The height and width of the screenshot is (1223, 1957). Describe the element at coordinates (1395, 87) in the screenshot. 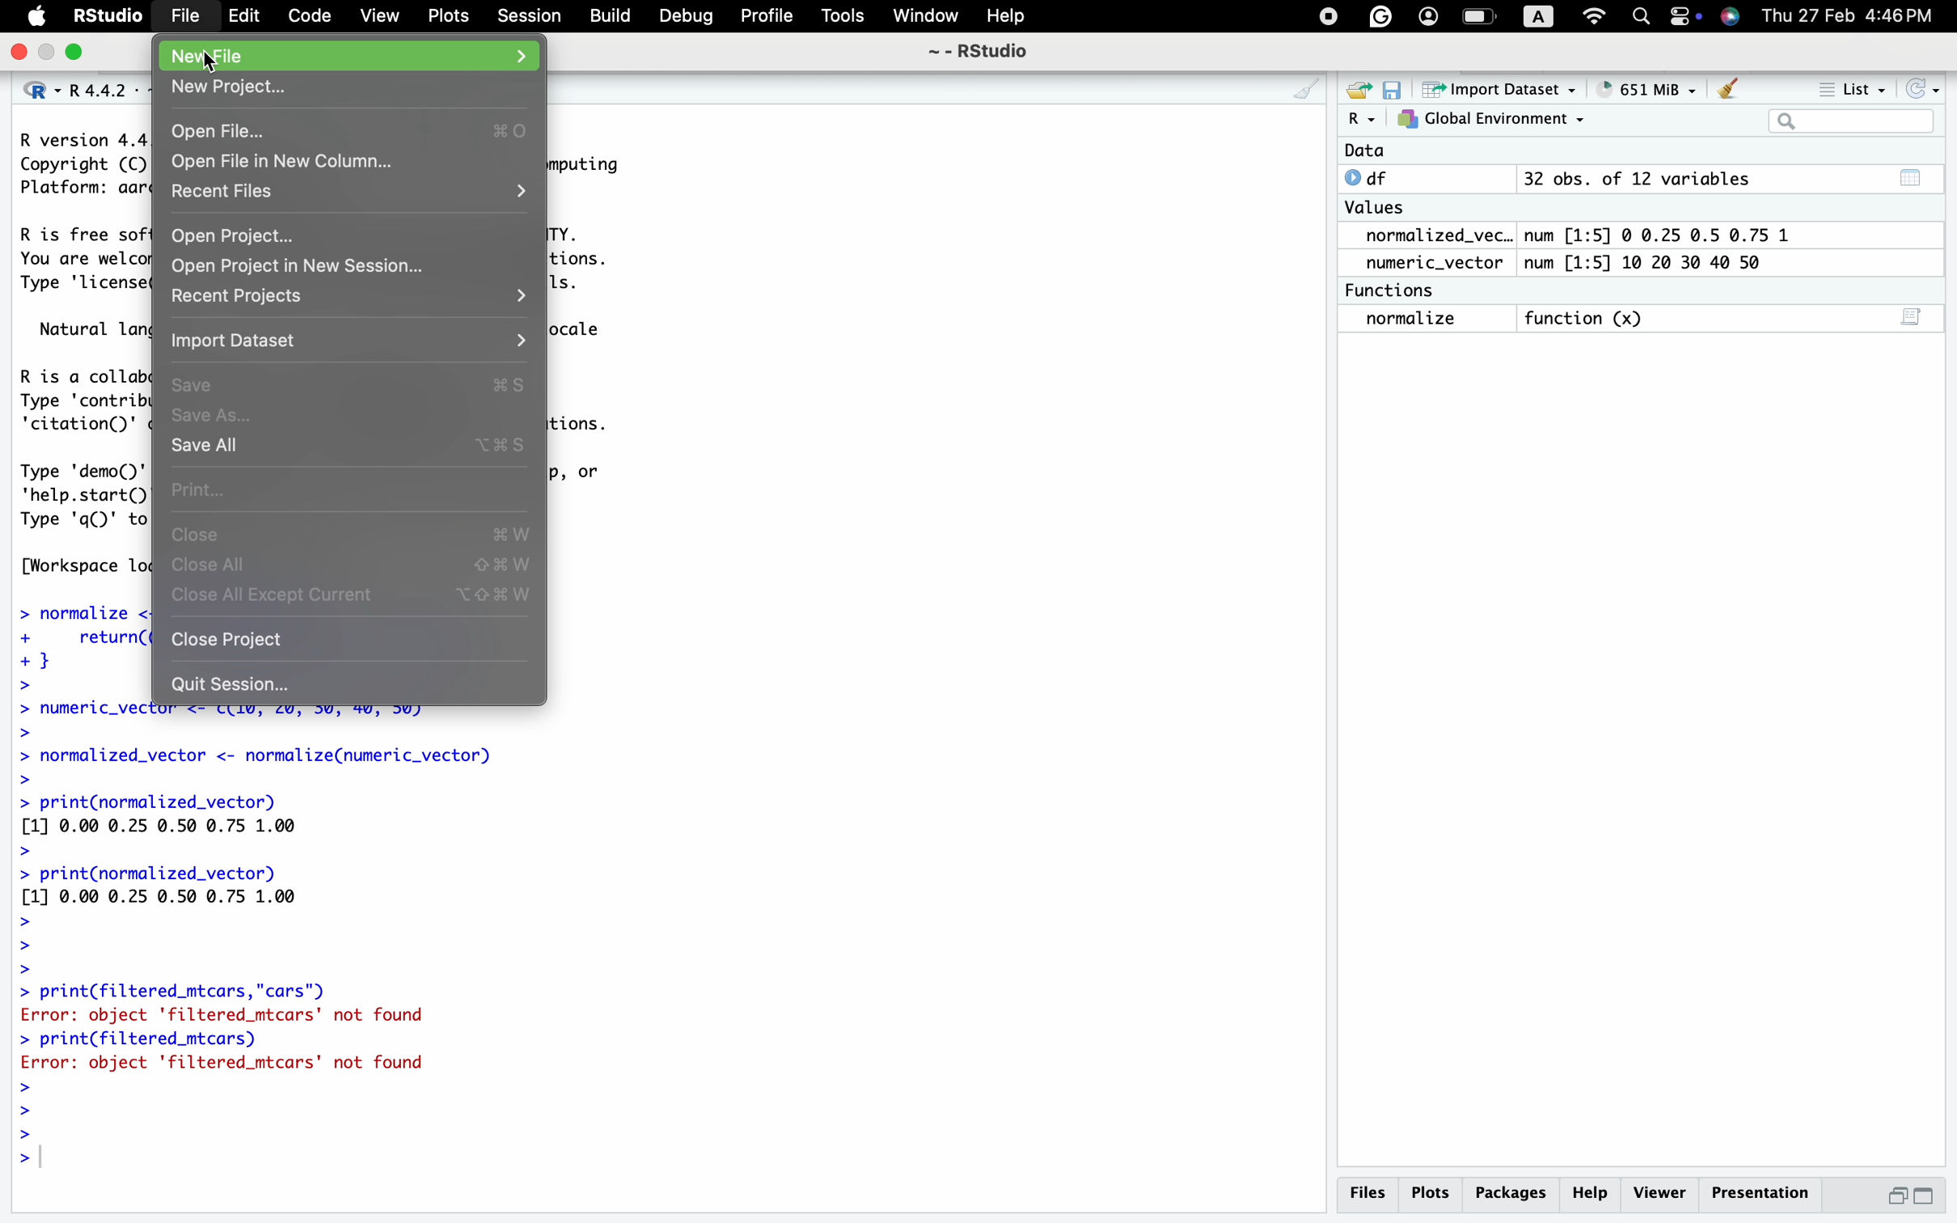

I see `save` at that location.